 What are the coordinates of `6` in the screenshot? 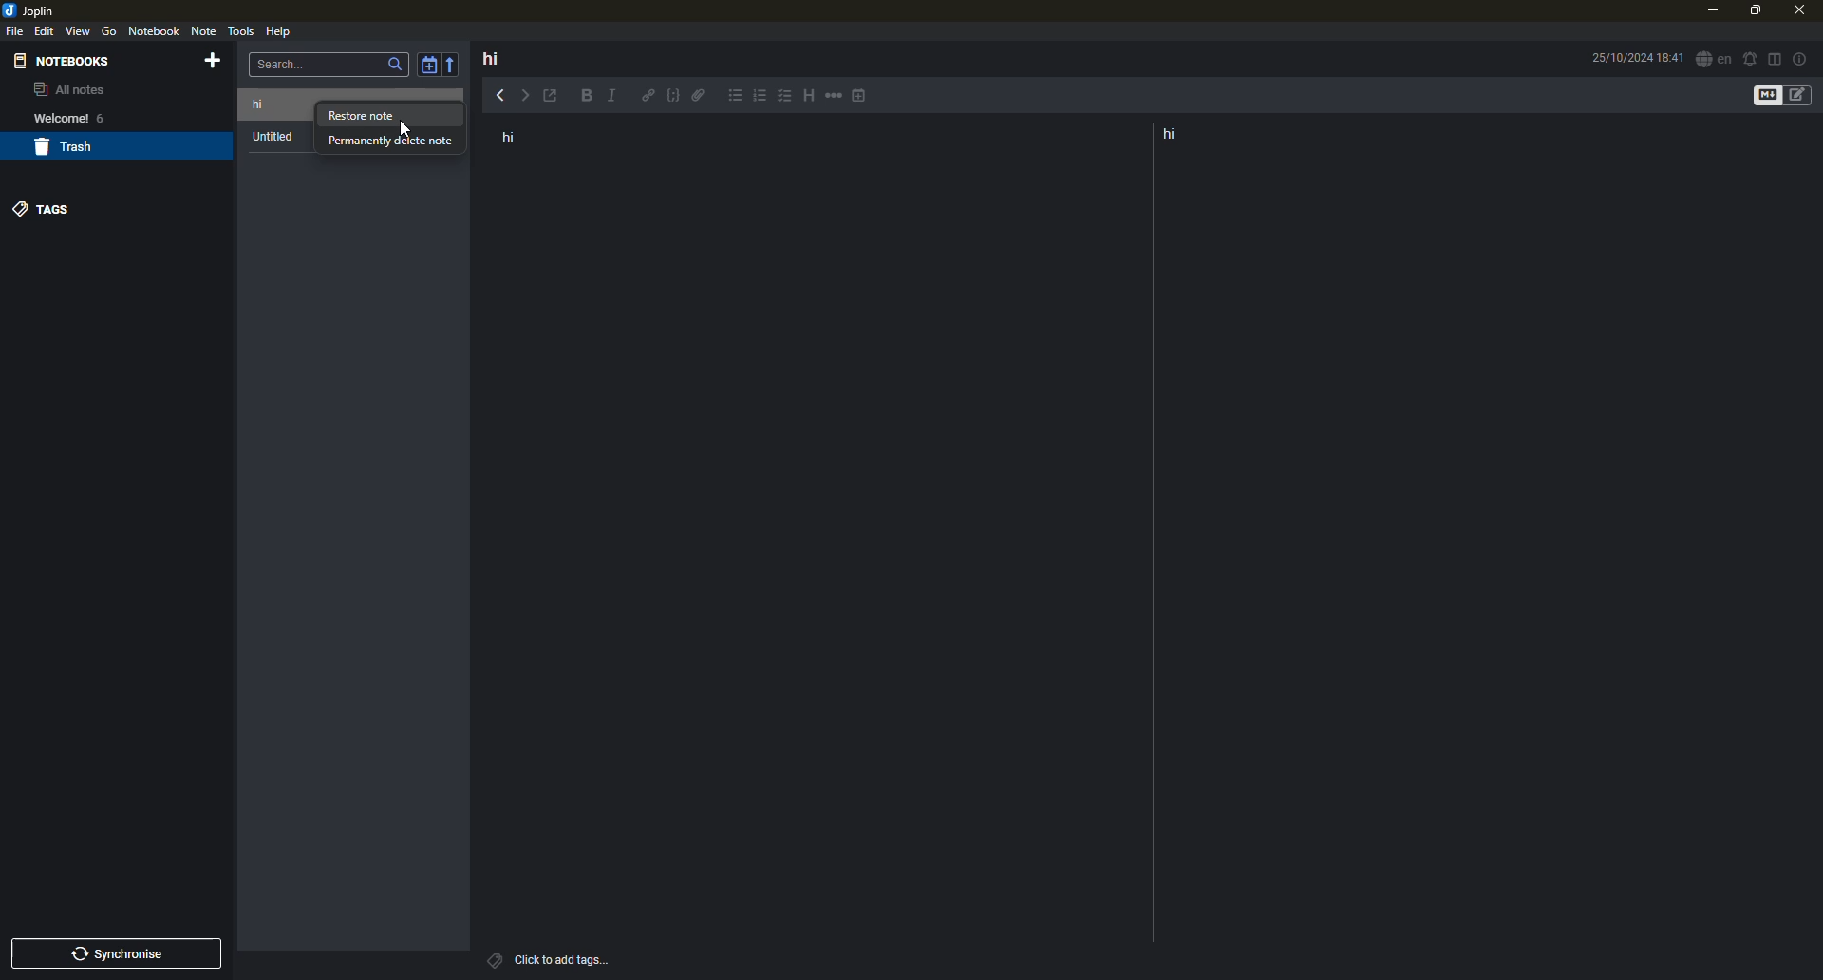 It's located at (107, 117).